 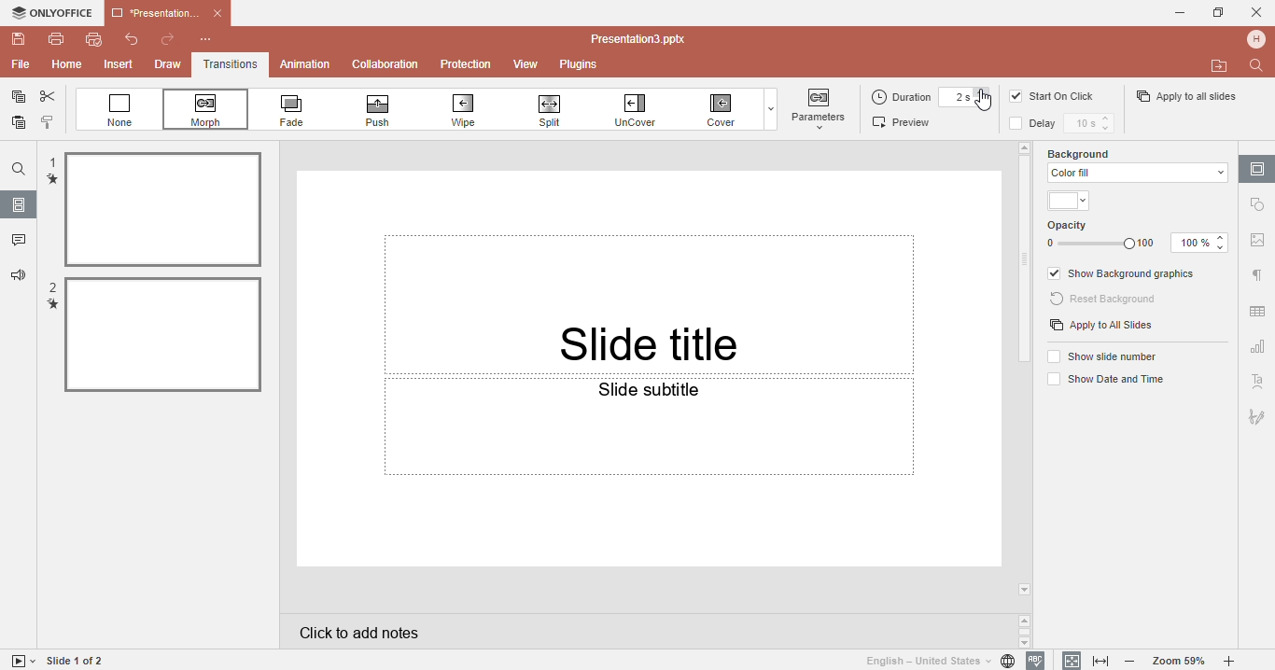 I want to click on Document name, so click(x=166, y=11).